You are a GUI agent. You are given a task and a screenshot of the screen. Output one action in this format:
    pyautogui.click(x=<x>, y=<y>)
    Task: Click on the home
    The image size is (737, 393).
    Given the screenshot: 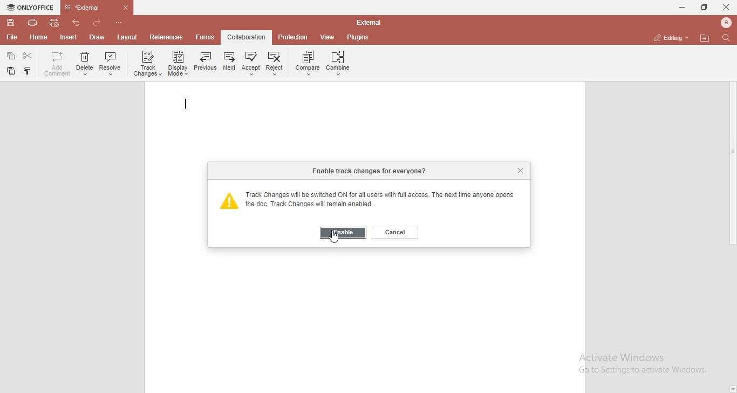 What is the action you would take?
    pyautogui.click(x=39, y=38)
    